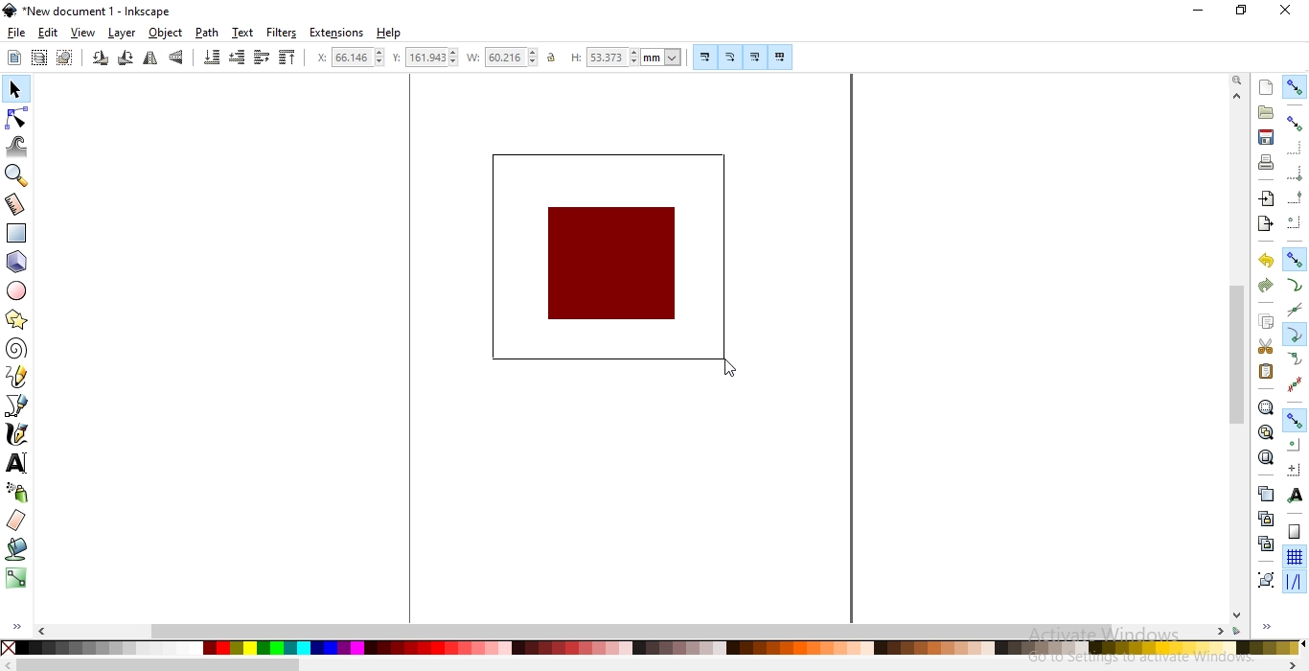 This screenshot has height=671, width=1309. Describe the element at coordinates (124, 60) in the screenshot. I see `rotate 90 clockwiise` at that location.